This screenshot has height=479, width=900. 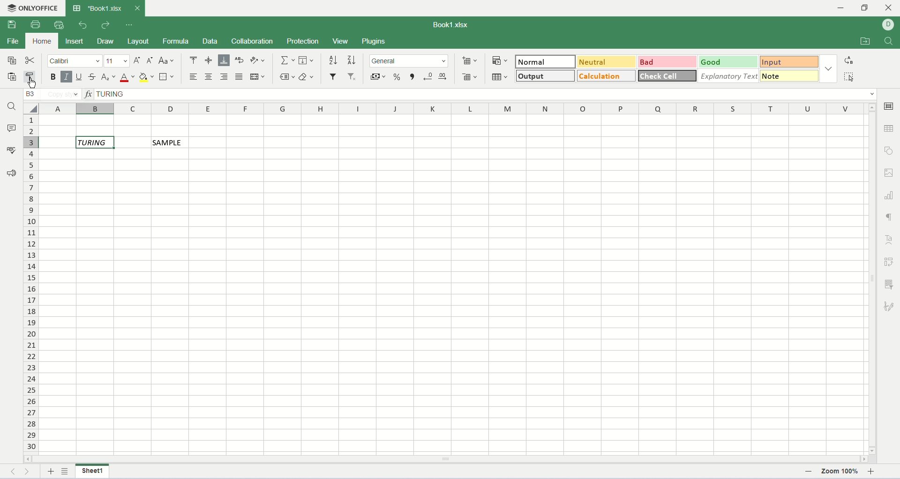 What do you see at coordinates (340, 41) in the screenshot?
I see `view` at bounding box center [340, 41].